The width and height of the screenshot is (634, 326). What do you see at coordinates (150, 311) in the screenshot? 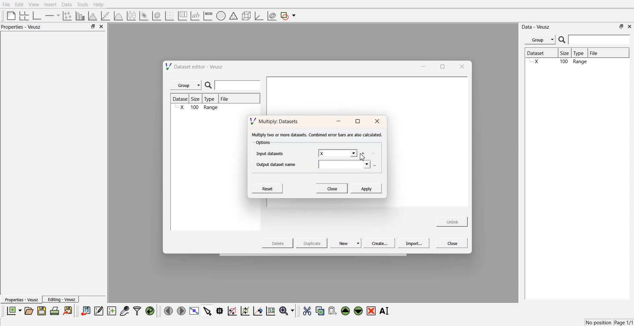
I see `reload the data points` at bounding box center [150, 311].